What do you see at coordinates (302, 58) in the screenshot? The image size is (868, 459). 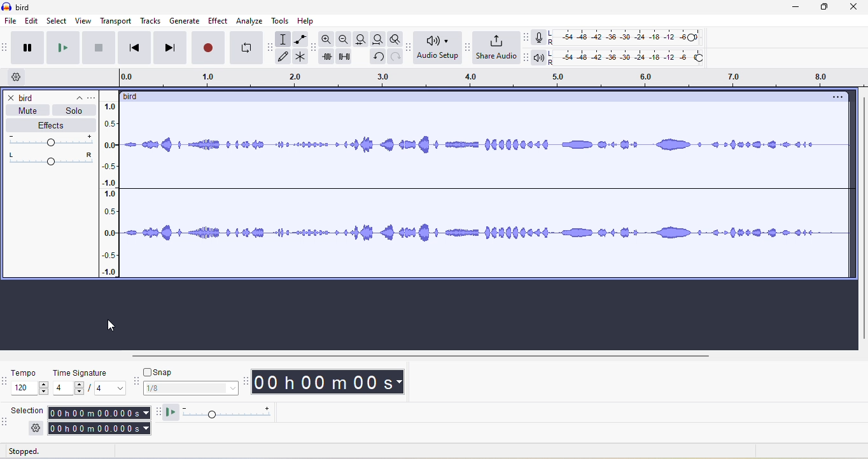 I see `multi tool` at bounding box center [302, 58].